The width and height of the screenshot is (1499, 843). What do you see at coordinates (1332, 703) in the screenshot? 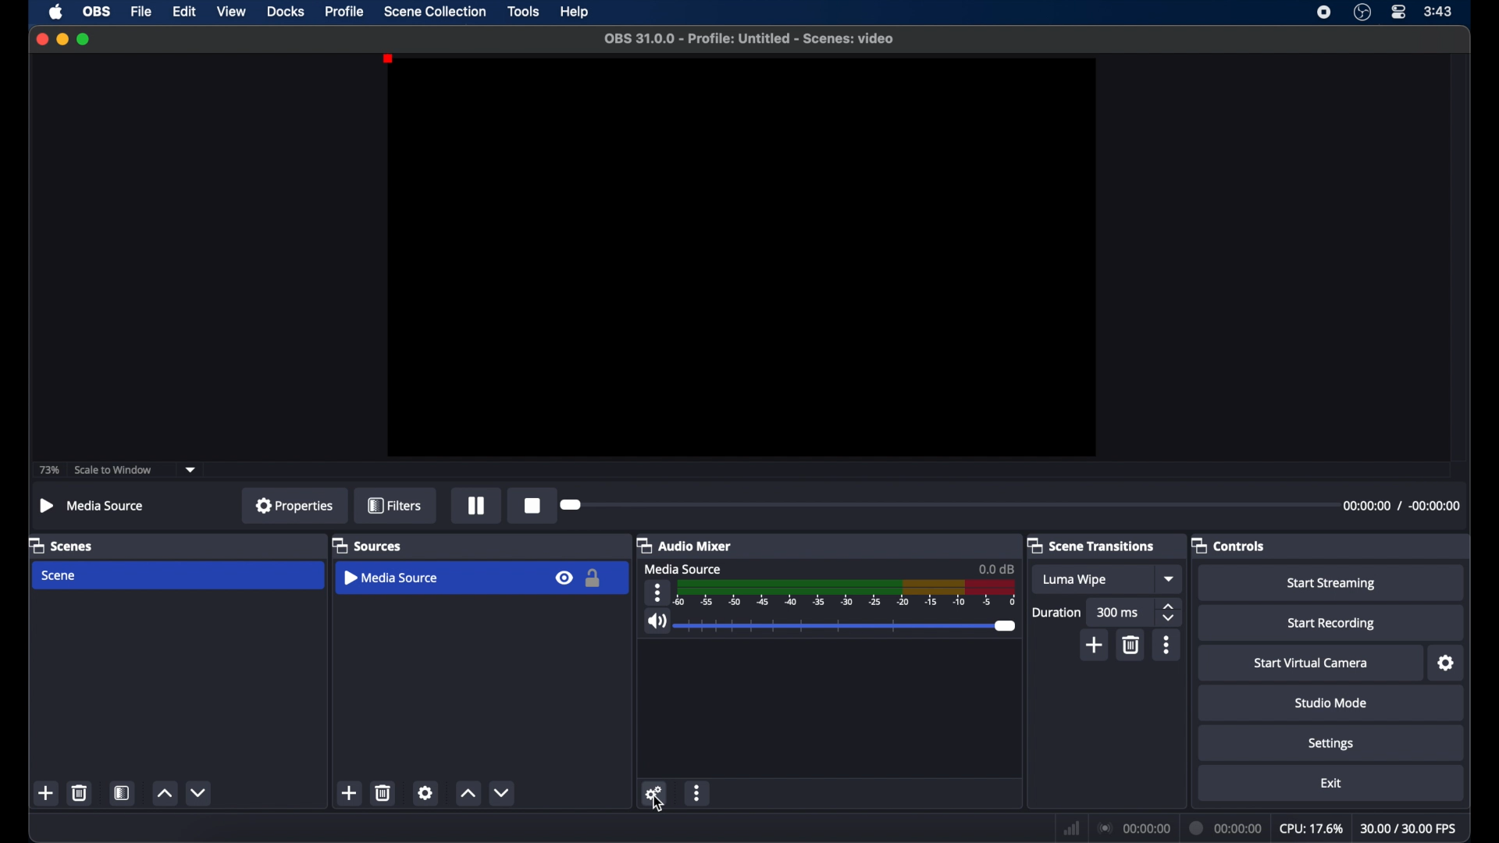
I see `studio mode` at bounding box center [1332, 703].